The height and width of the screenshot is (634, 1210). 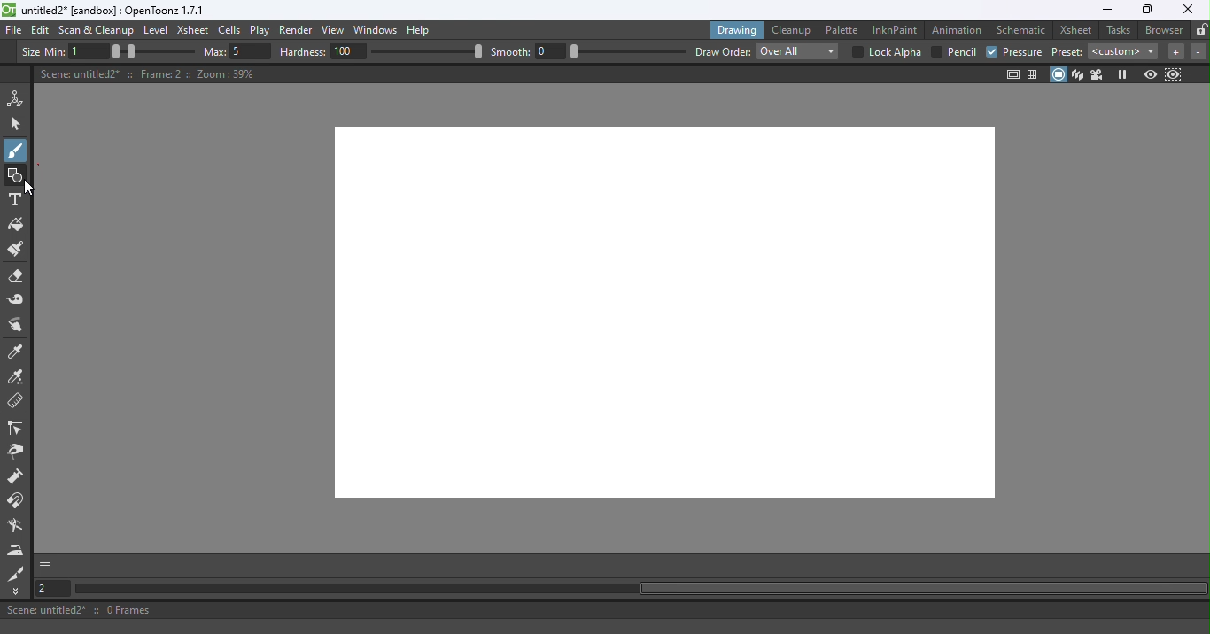 I want to click on Safe area, so click(x=1012, y=74).